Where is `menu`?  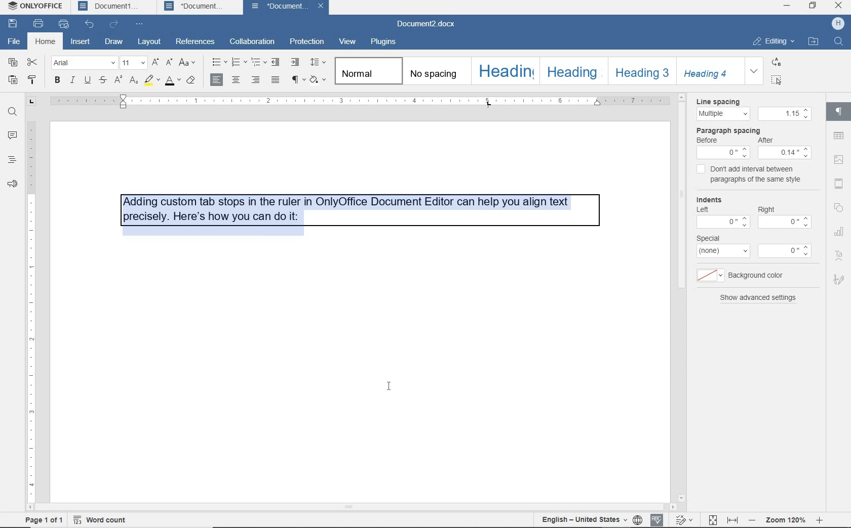
menu is located at coordinates (721, 223).